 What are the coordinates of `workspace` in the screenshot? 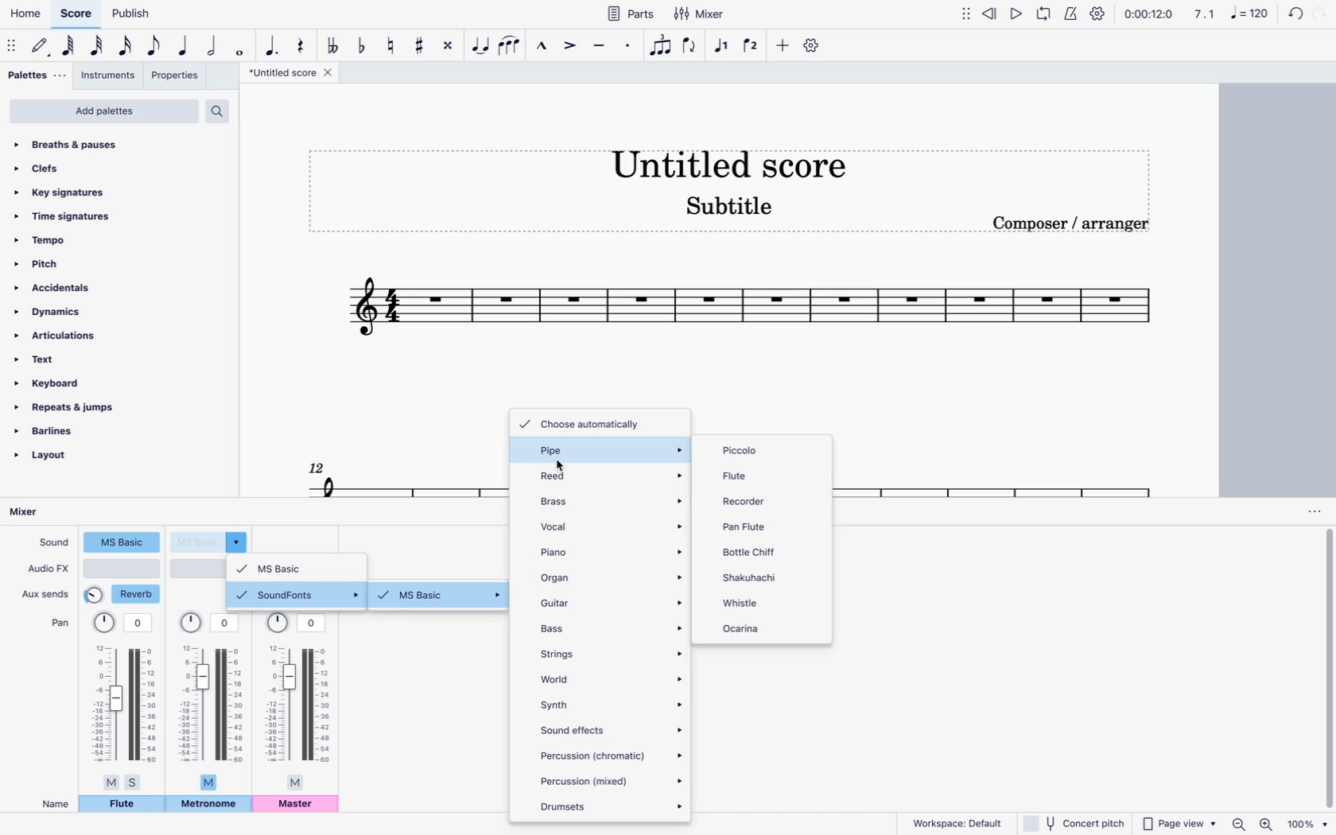 It's located at (957, 822).